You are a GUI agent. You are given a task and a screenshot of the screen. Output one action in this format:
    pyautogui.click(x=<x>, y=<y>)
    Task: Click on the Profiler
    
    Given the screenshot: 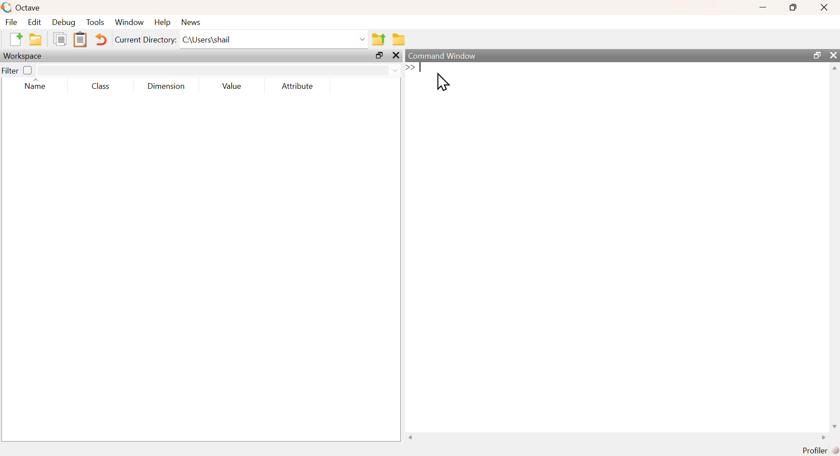 What is the action you would take?
    pyautogui.click(x=813, y=450)
    